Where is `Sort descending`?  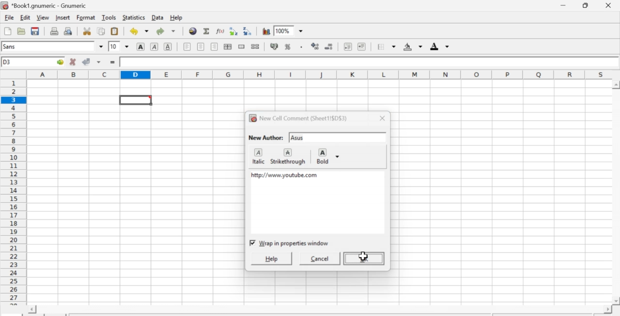 Sort descending is located at coordinates (248, 32).